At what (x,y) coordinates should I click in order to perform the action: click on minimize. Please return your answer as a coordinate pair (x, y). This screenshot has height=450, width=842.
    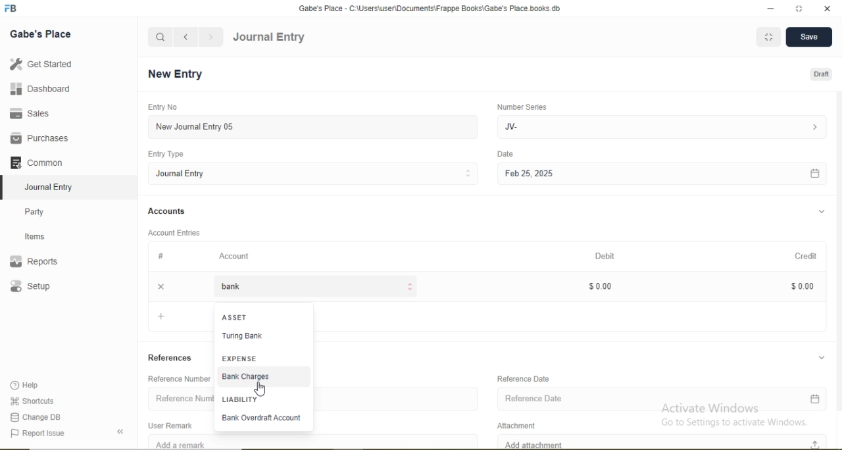
    Looking at the image, I should click on (770, 9).